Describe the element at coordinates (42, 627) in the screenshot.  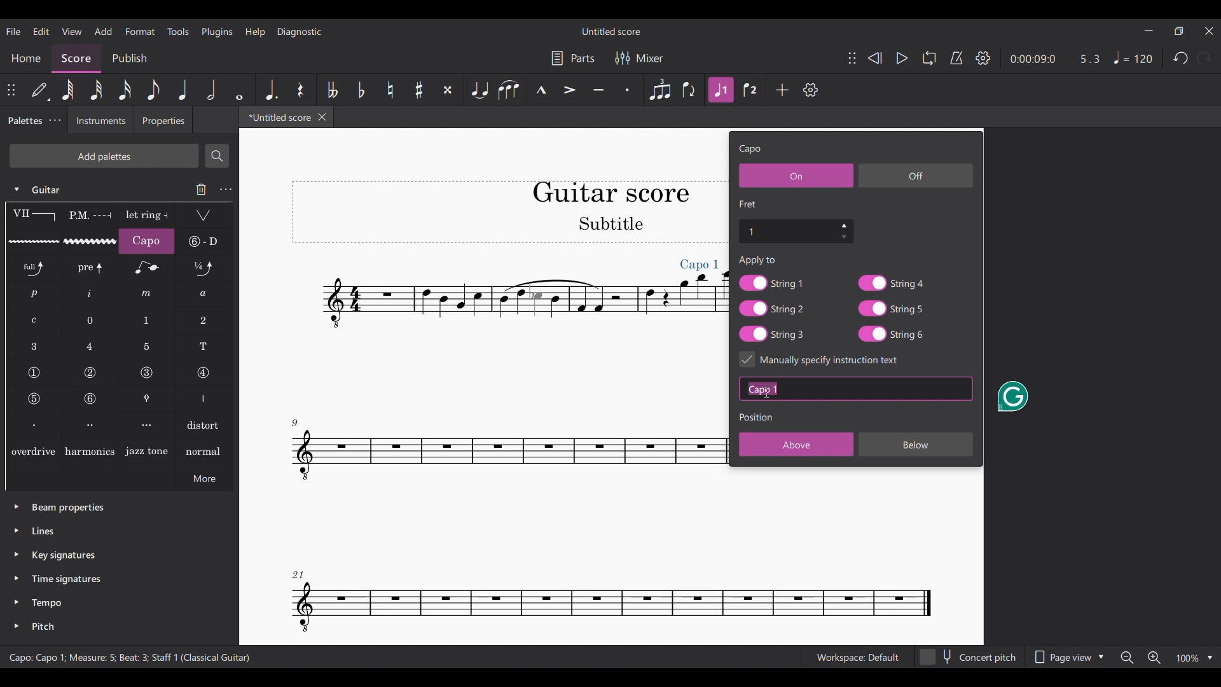
I see `Pitch` at that location.